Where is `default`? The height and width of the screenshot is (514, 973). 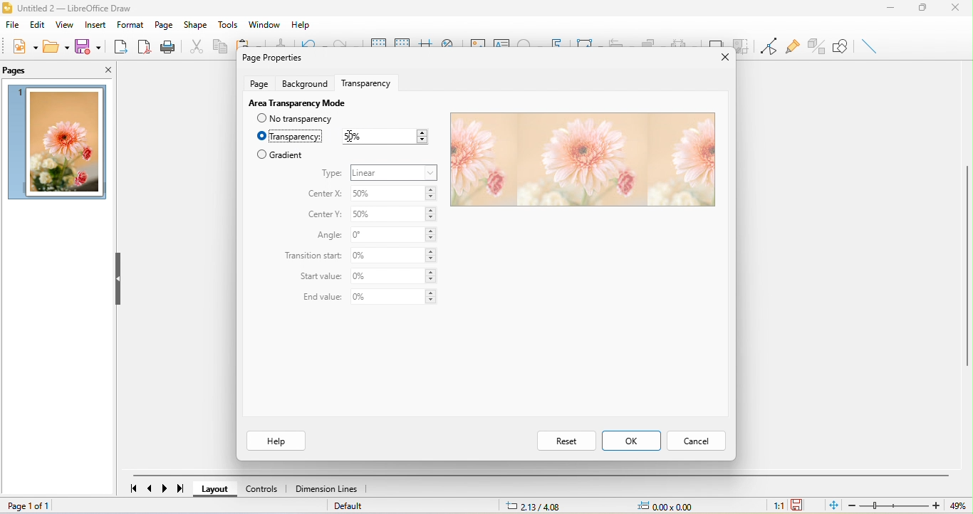
default is located at coordinates (350, 506).